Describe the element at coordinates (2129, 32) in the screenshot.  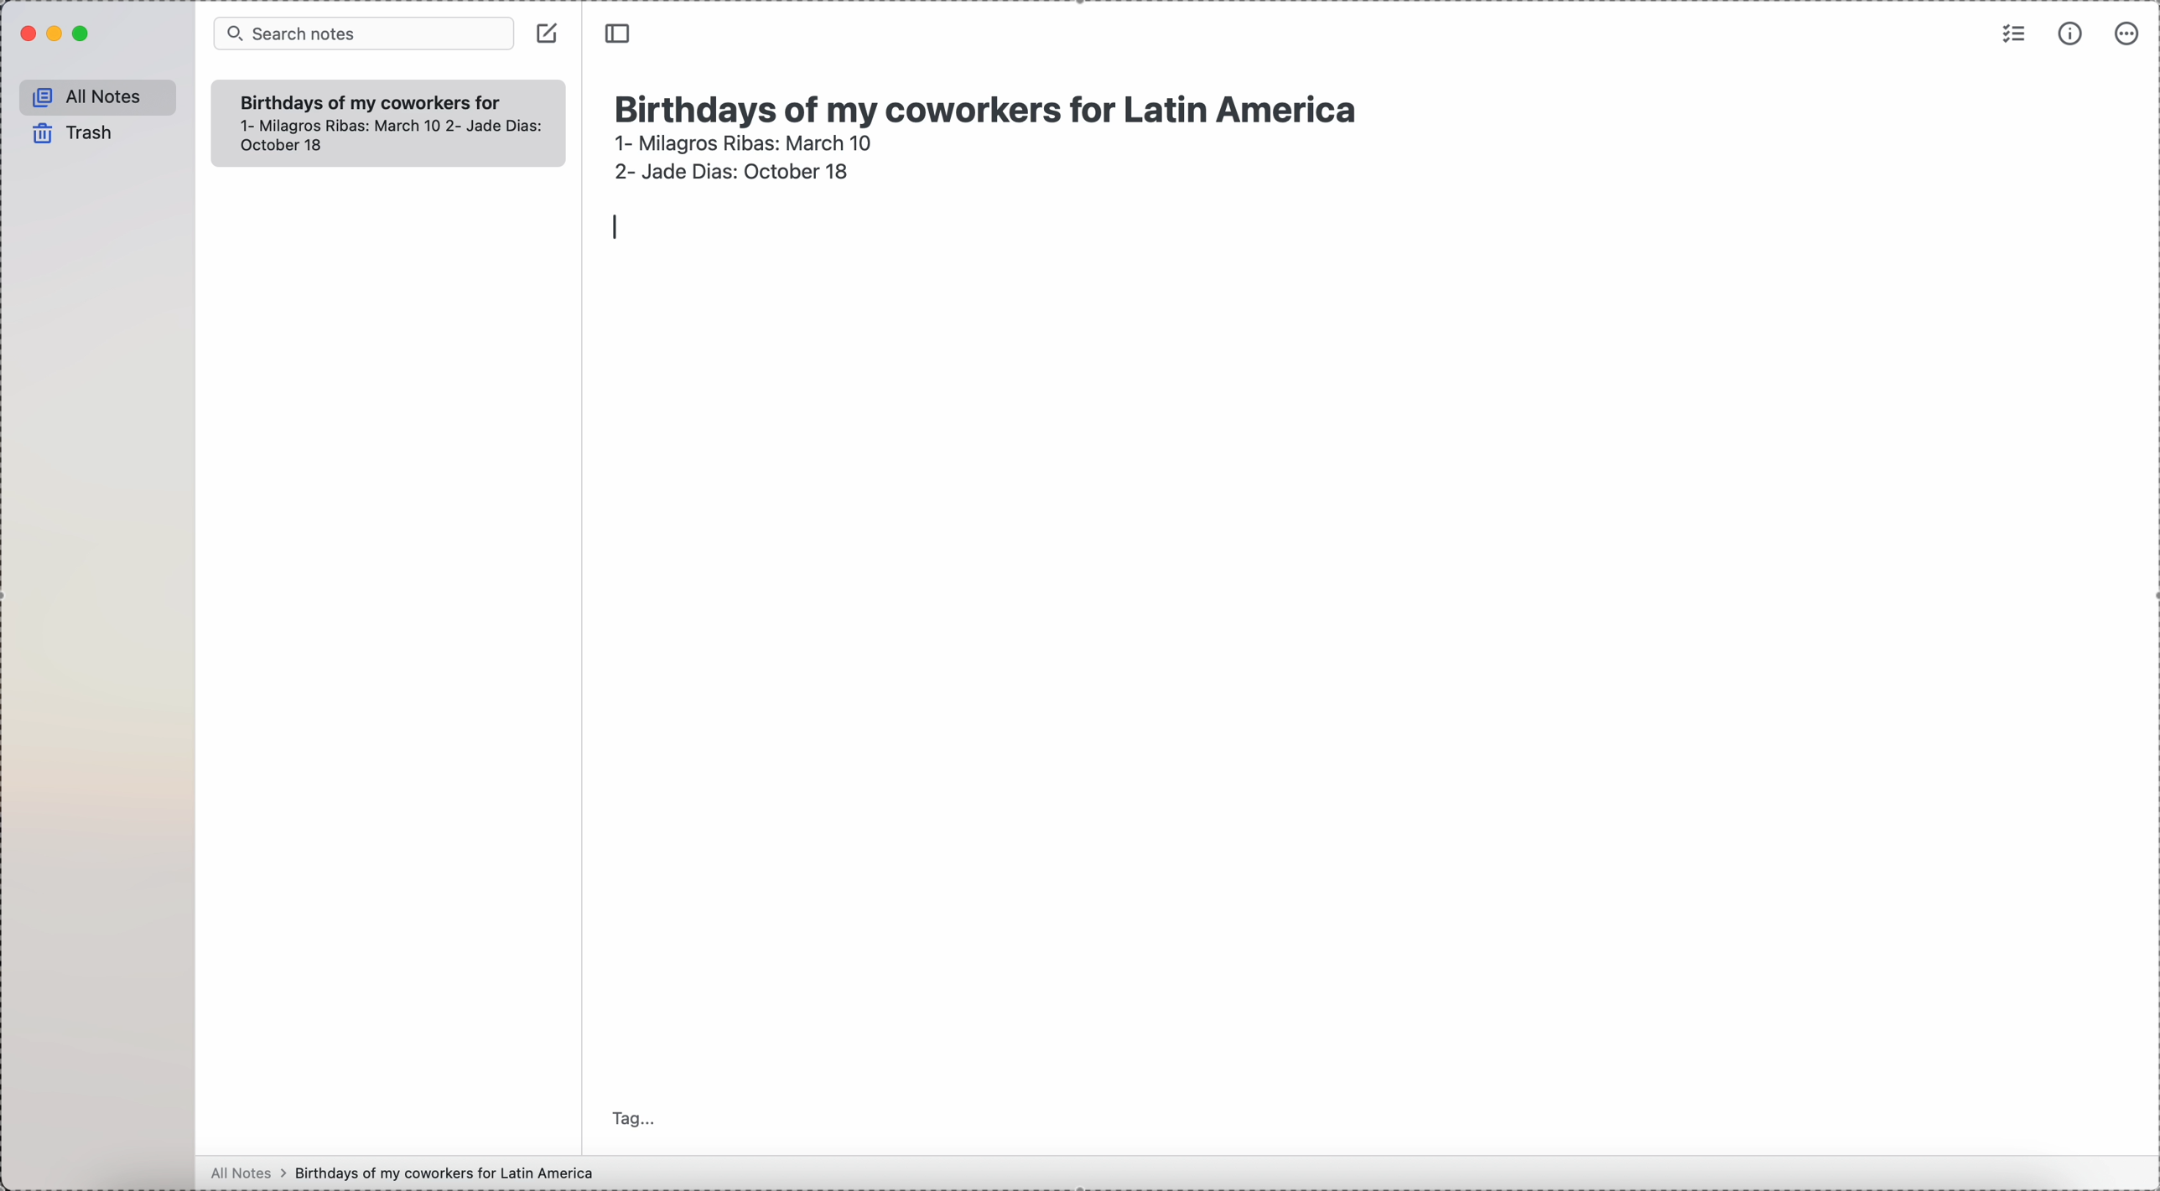
I see `more options` at that location.